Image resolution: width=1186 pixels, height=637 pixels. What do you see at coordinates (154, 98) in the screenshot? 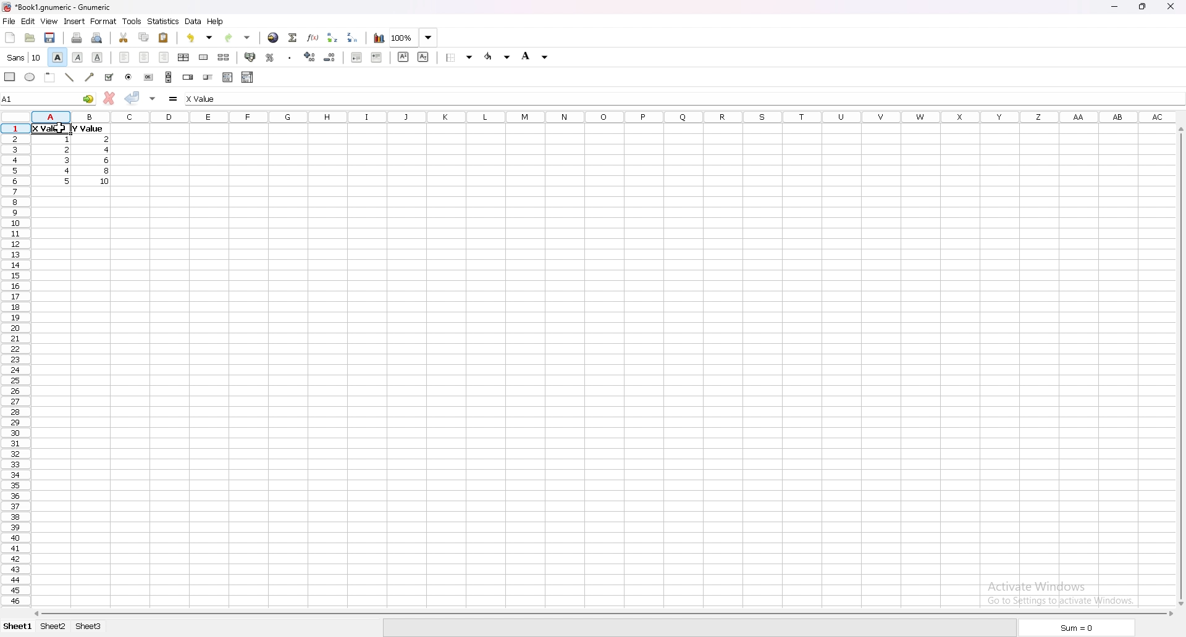
I see `accept change in multple cell` at bounding box center [154, 98].